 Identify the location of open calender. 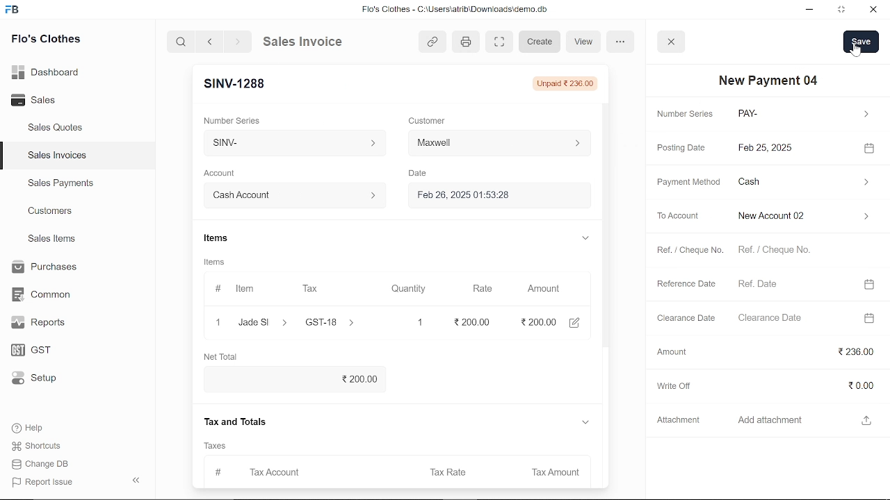
(869, 147).